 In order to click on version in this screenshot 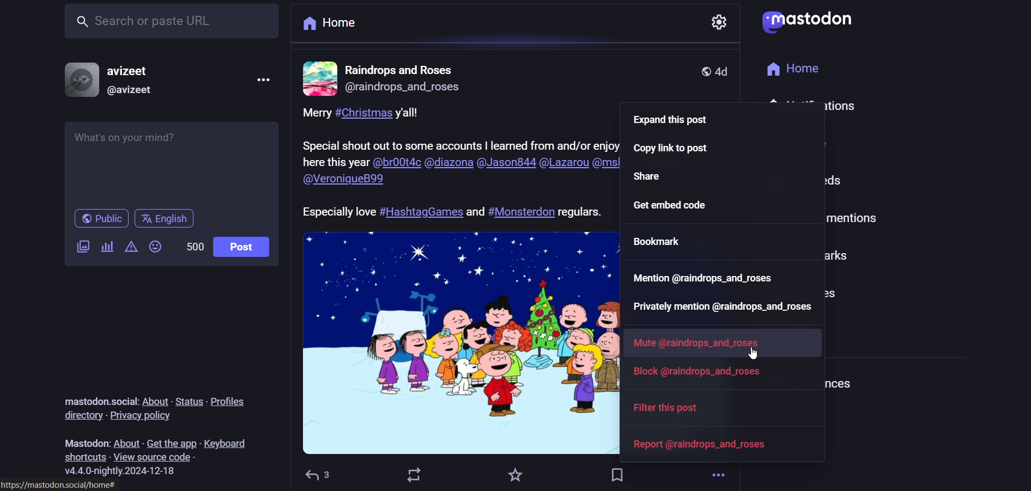, I will do `click(128, 471)`.